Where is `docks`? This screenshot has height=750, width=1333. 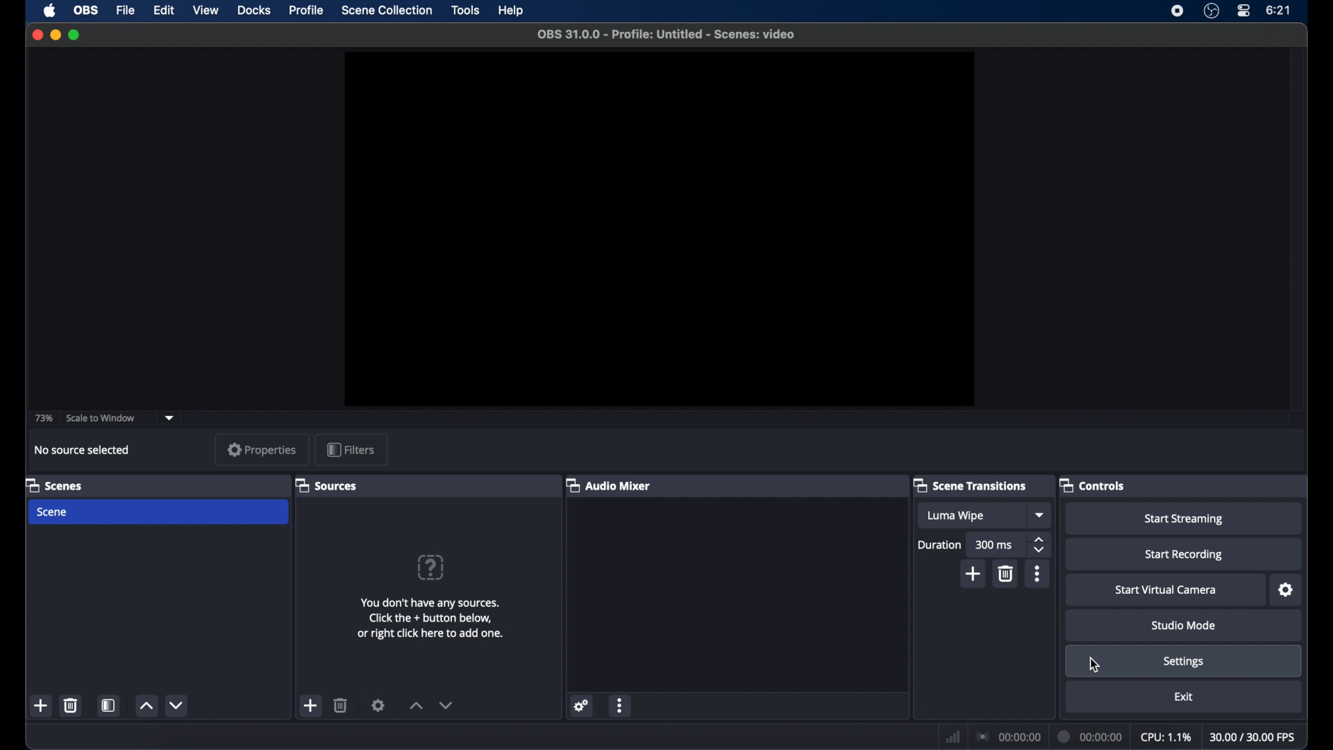 docks is located at coordinates (254, 10).